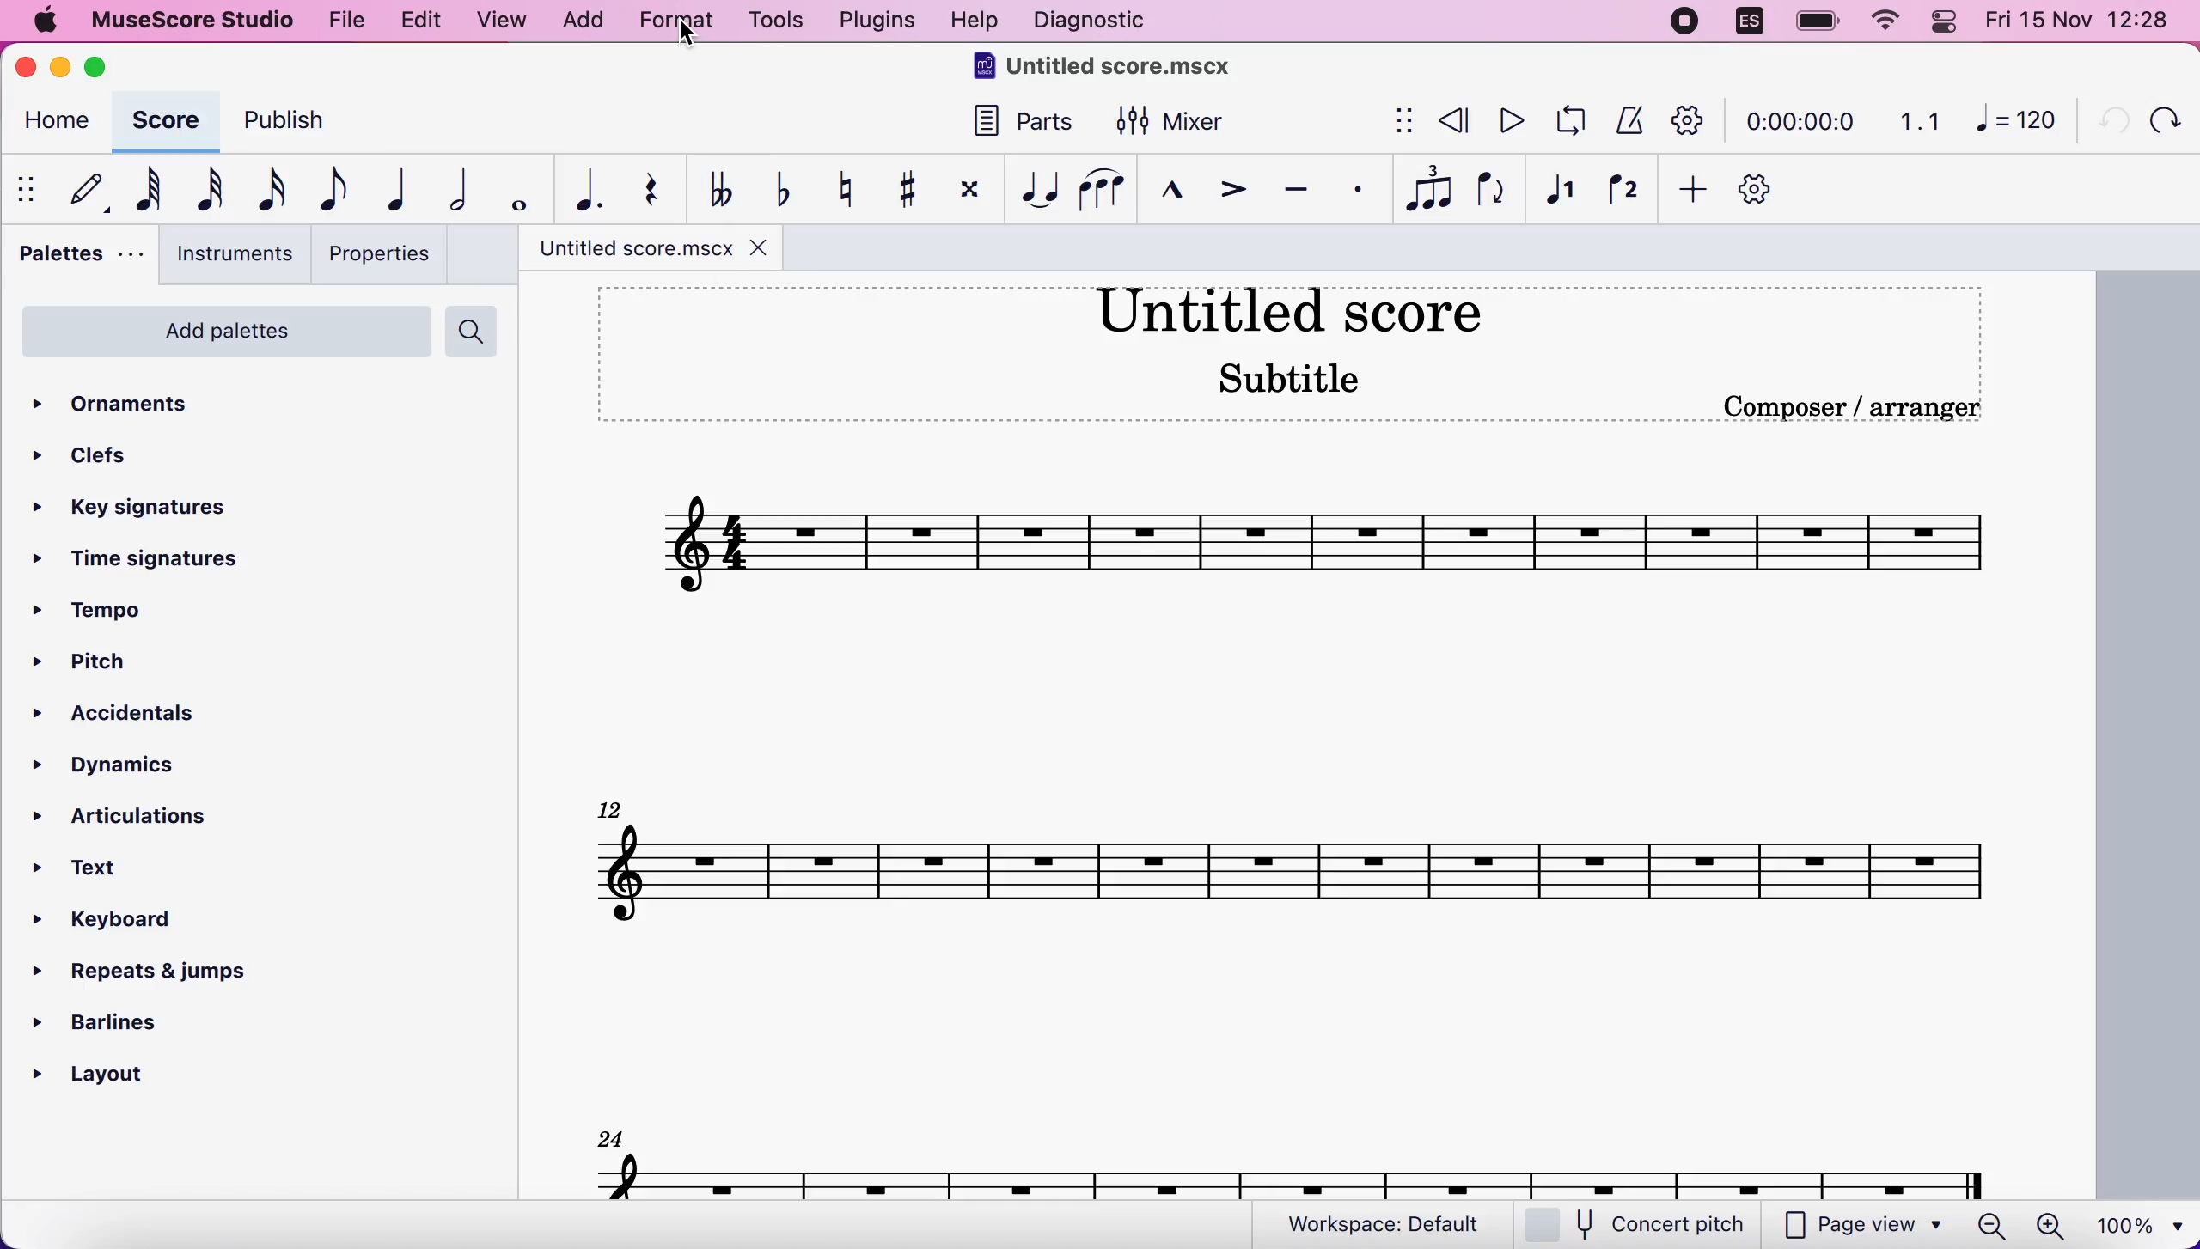  I want to click on page view, so click(1863, 1226).